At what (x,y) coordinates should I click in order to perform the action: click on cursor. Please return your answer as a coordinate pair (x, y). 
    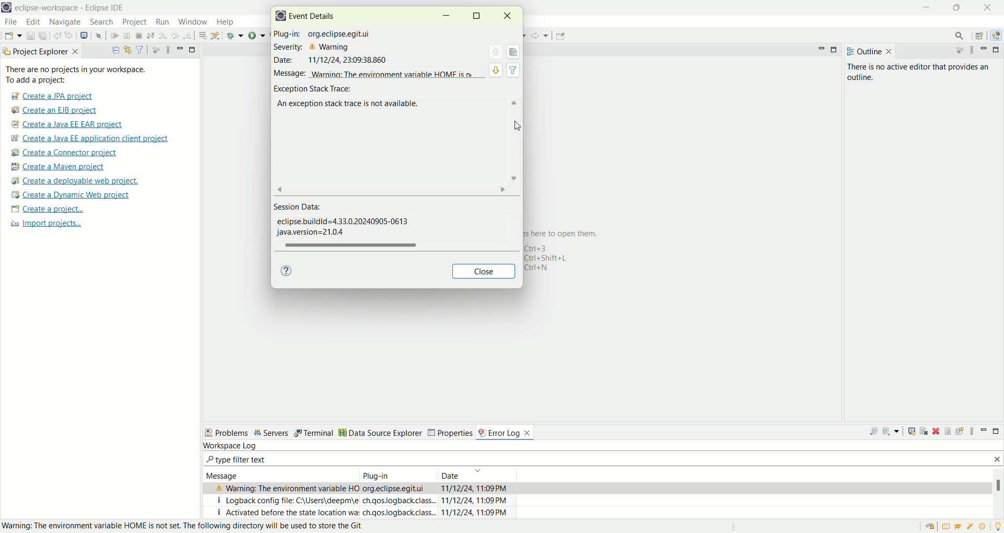
    Looking at the image, I should click on (513, 128).